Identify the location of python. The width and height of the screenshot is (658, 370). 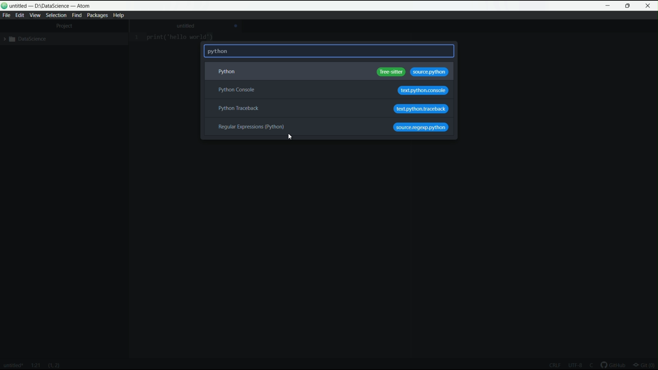
(225, 72).